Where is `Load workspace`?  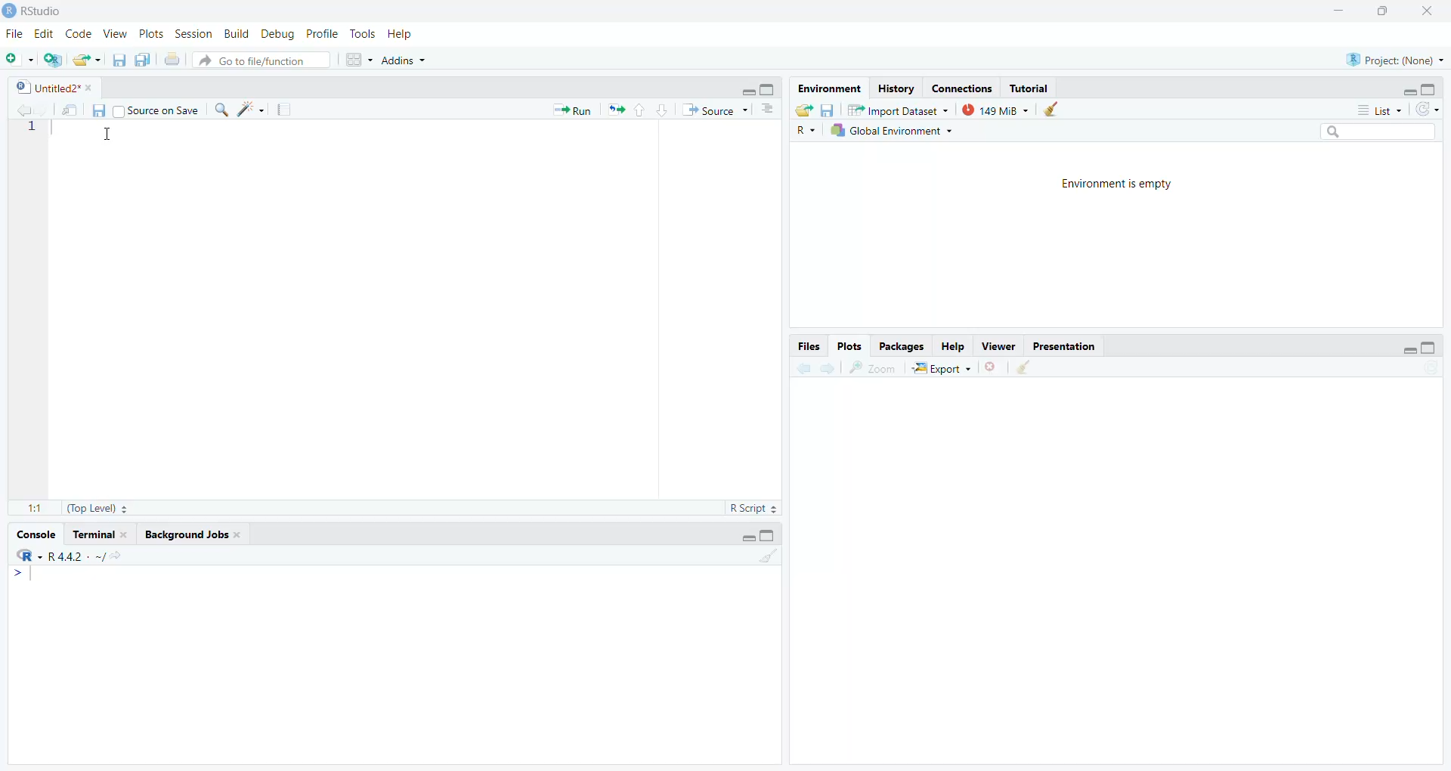
Load workspace is located at coordinates (802, 111).